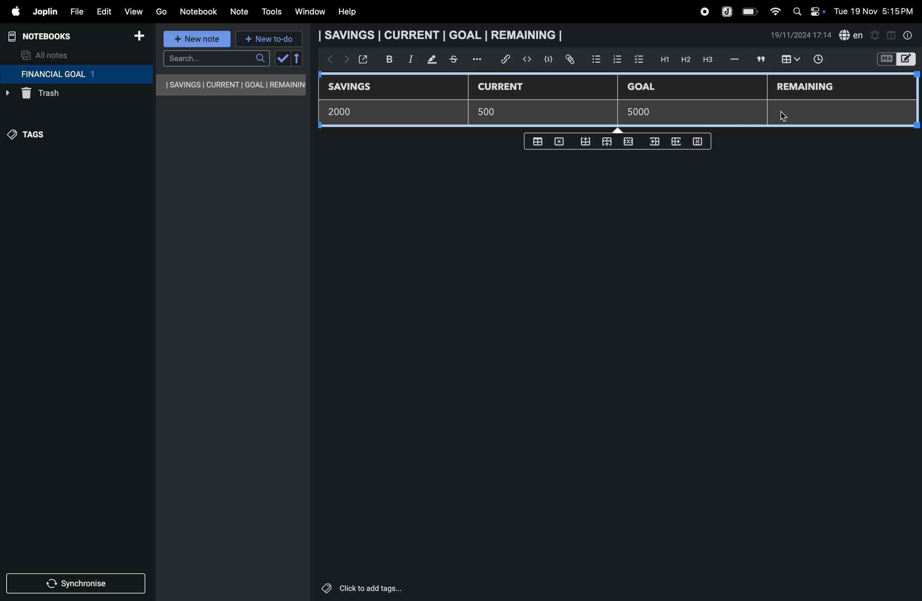 The height and width of the screenshot is (601, 922). I want to click on toggle editor, so click(891, 34).